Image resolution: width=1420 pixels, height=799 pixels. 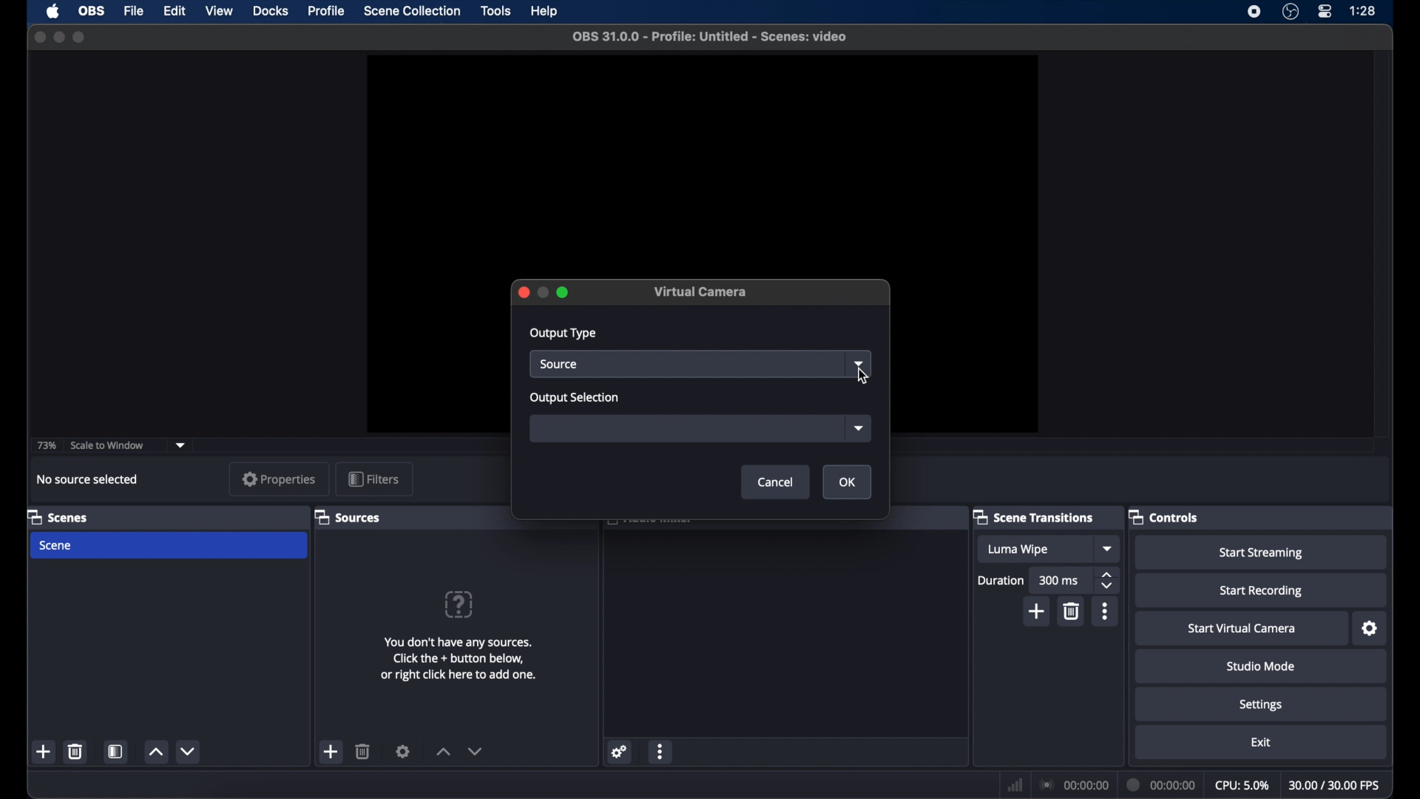 I want to click on properties, so click(x=279, y=479).